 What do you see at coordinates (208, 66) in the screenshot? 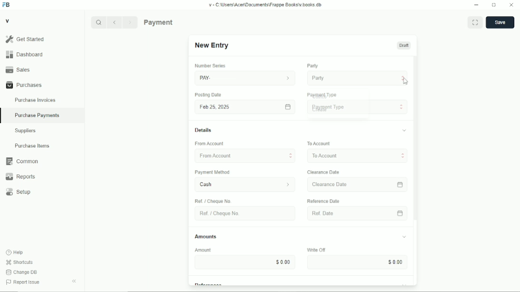
I see `number series` at bounding box center [208, 66].